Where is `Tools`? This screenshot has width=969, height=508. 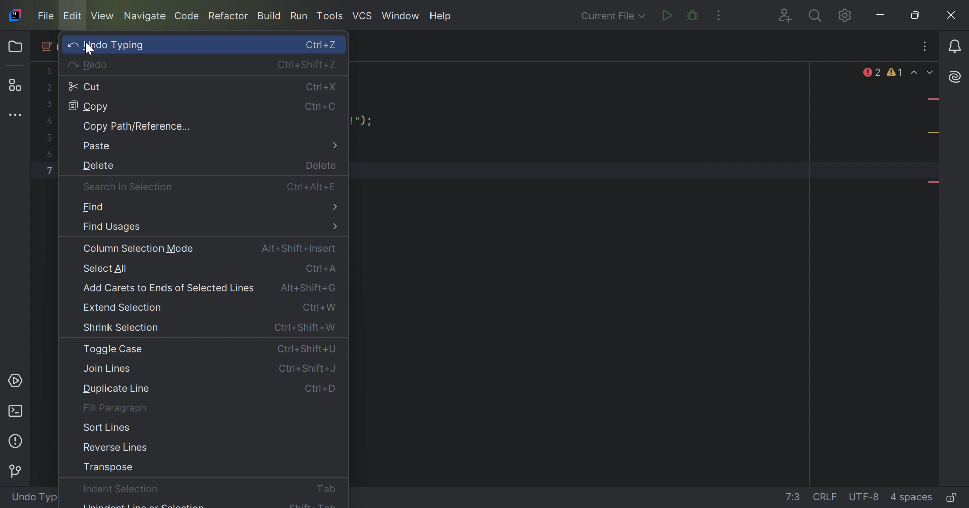
Tools is located at coordinates (330, 17).